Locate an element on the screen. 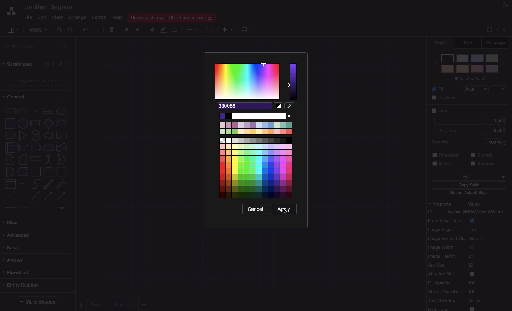 The image size is (512, 311). Arrows is located at coordinates (190, 29).